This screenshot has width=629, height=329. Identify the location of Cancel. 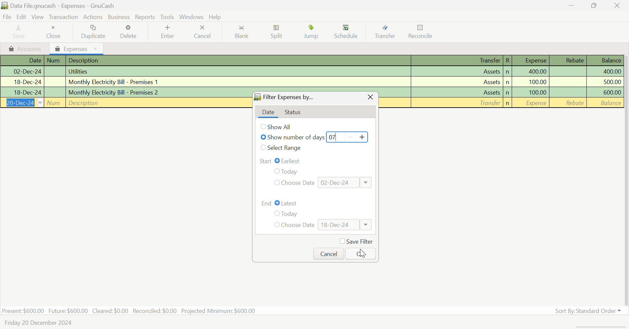
(204, 33).